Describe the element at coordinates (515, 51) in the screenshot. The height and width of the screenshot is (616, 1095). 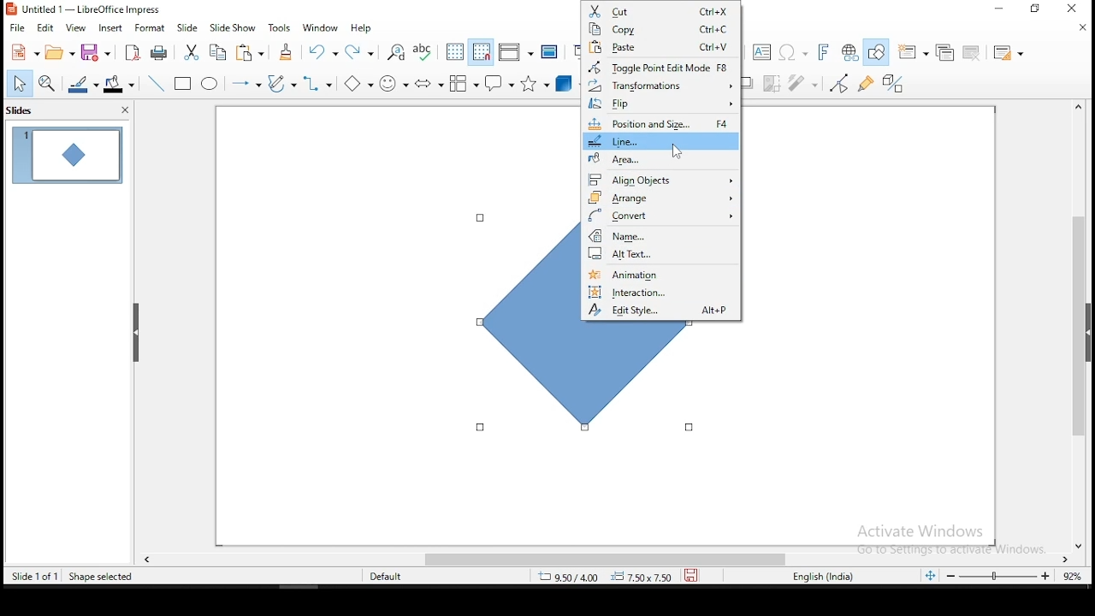
I see `display views` at that location.